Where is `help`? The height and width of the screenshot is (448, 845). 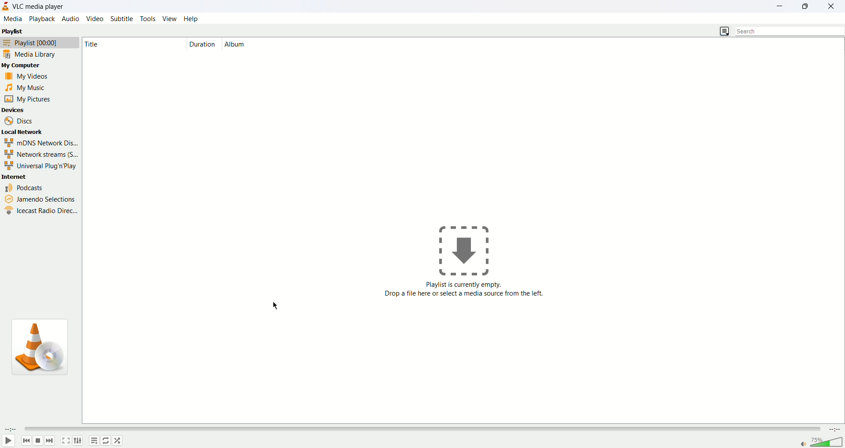 help is located at coordinates (191, 19).